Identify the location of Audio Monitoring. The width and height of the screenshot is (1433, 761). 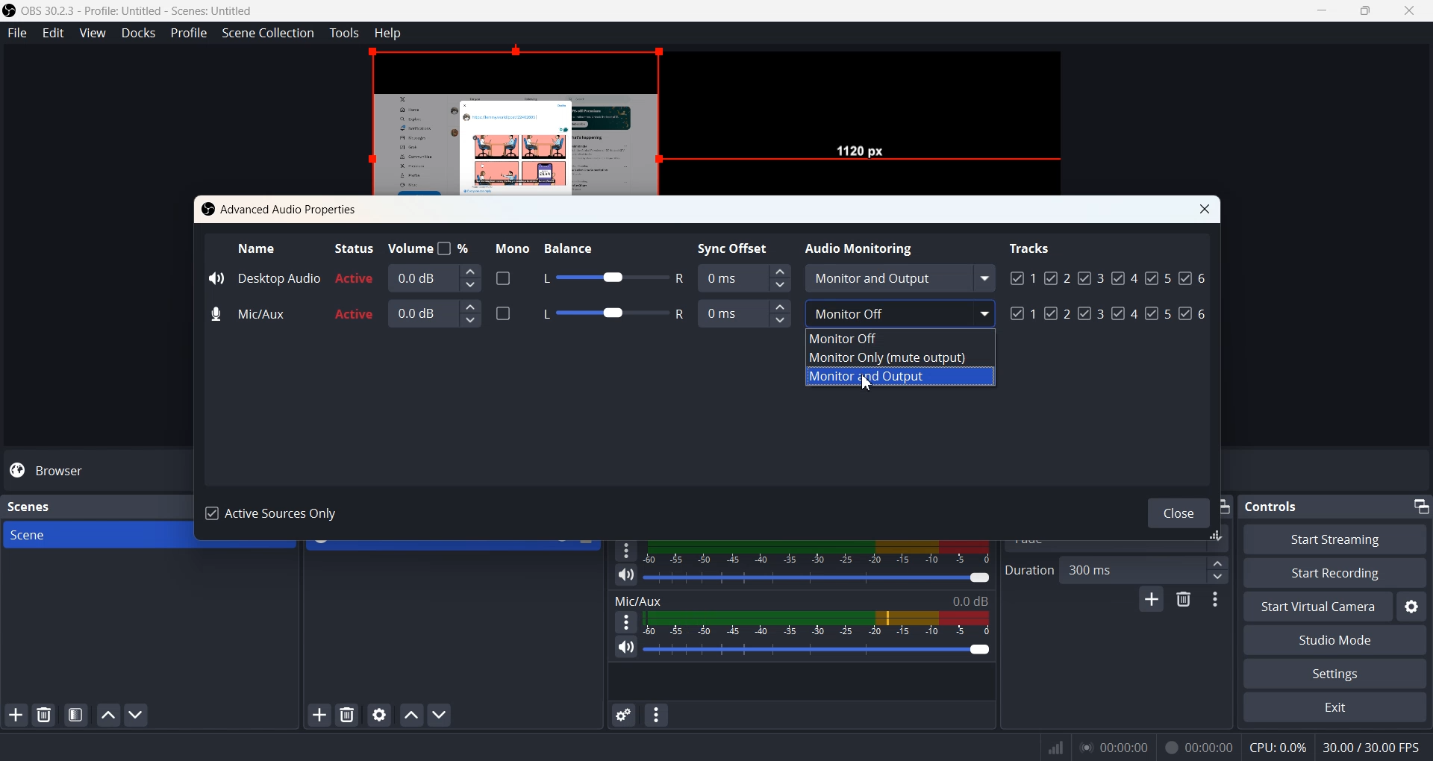
(863, 246).